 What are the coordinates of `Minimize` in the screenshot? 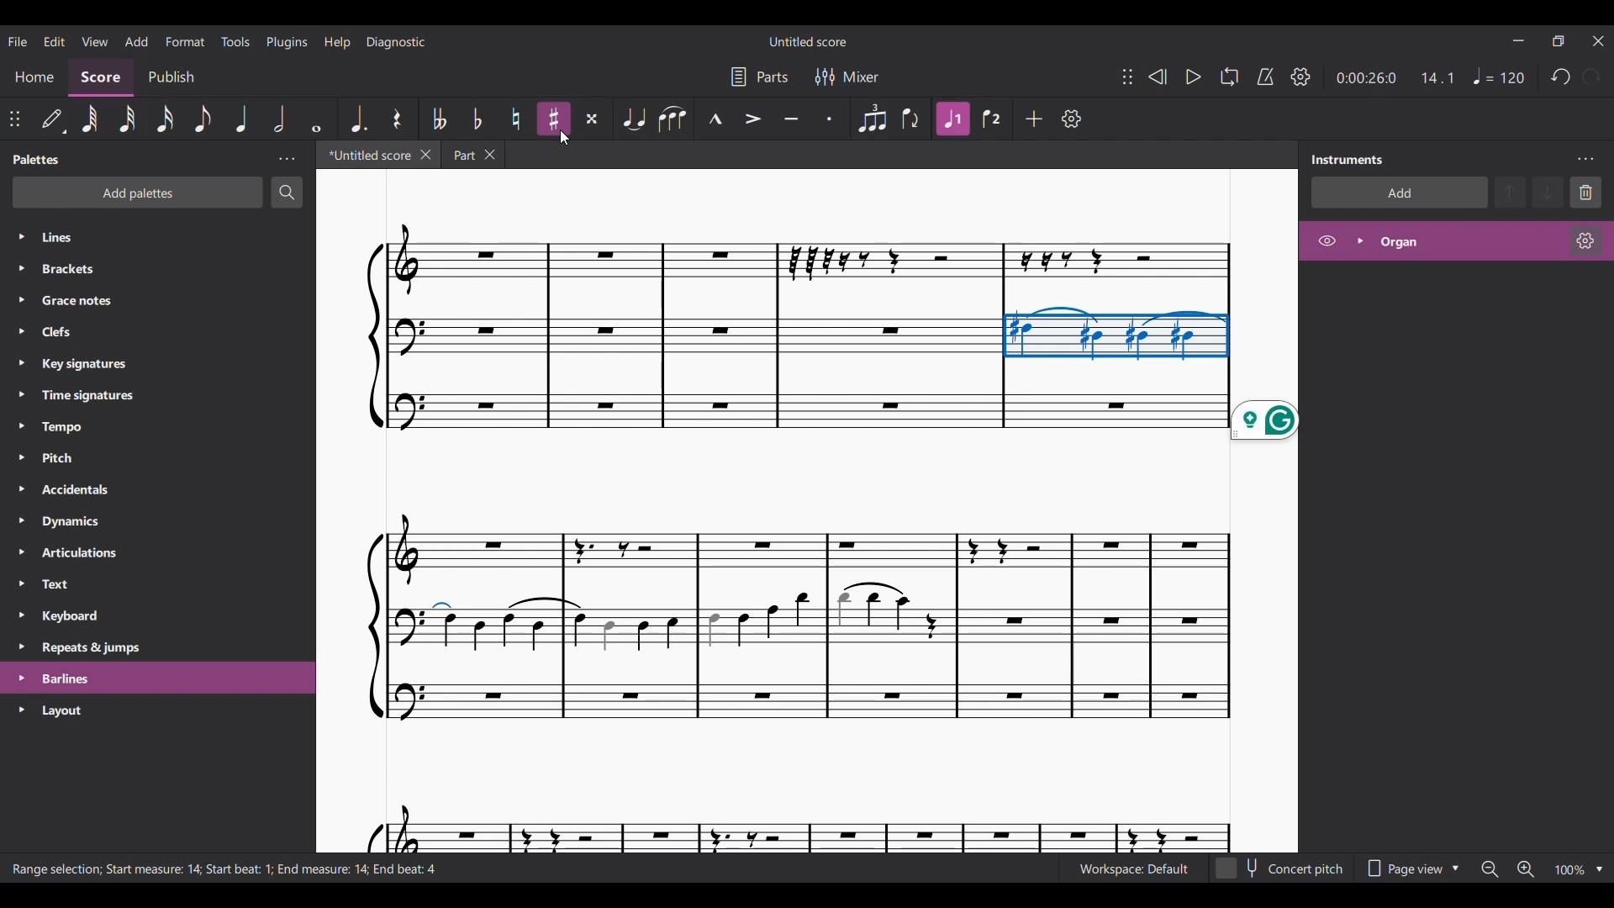 It's located at (1518, 40).